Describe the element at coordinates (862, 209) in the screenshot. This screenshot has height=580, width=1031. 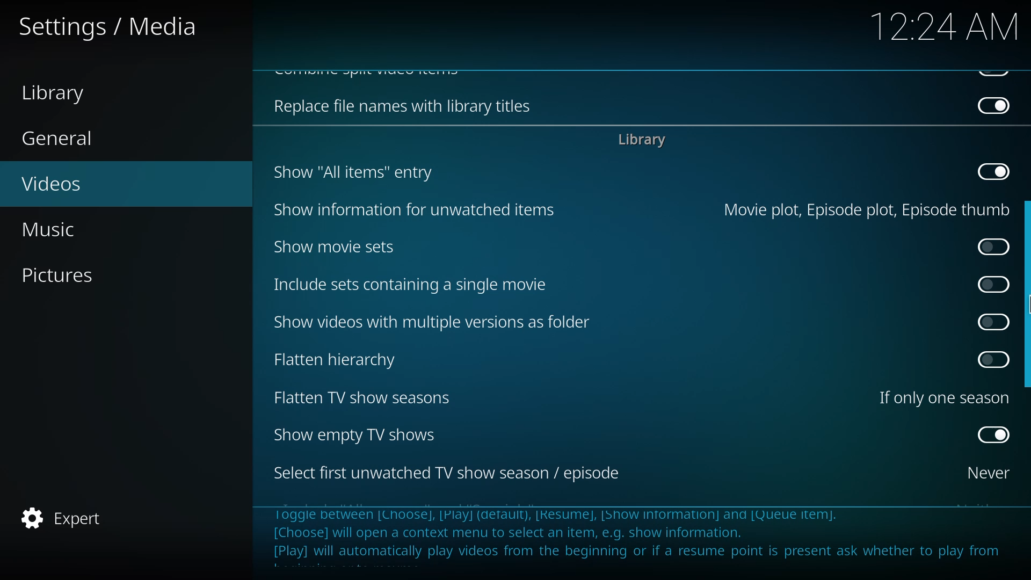
I see `movie plot` at that location.